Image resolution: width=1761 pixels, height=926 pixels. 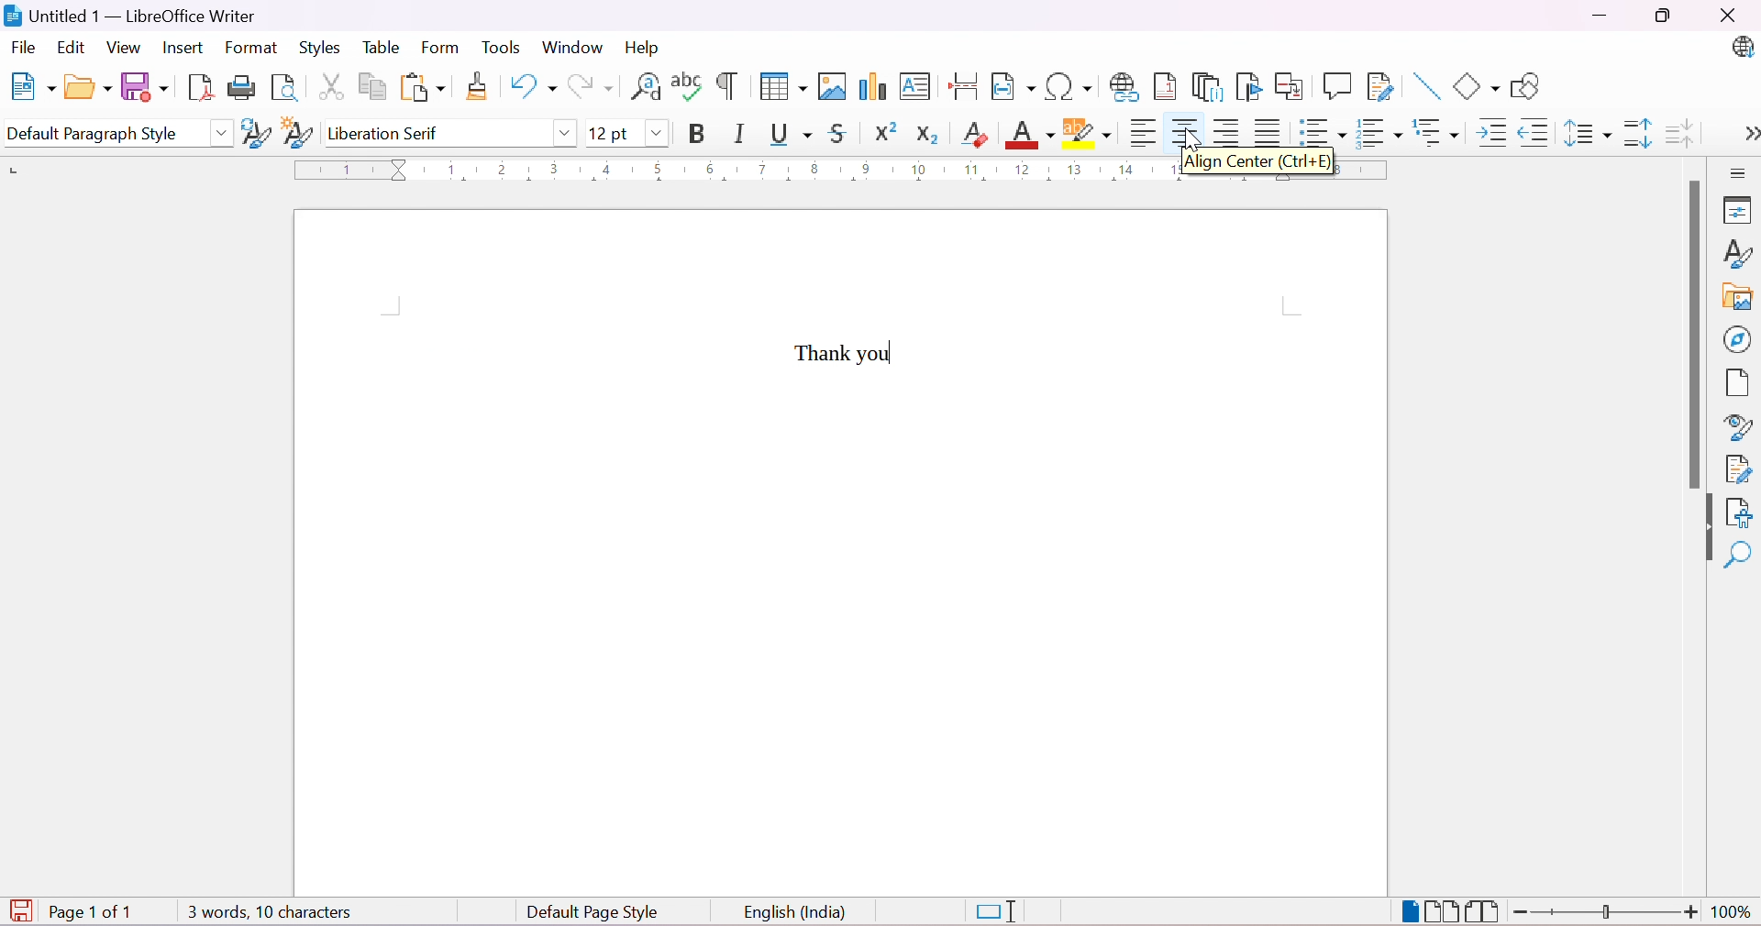 I want to click on Character Highlighting Color, so click(x=1086, y=135).